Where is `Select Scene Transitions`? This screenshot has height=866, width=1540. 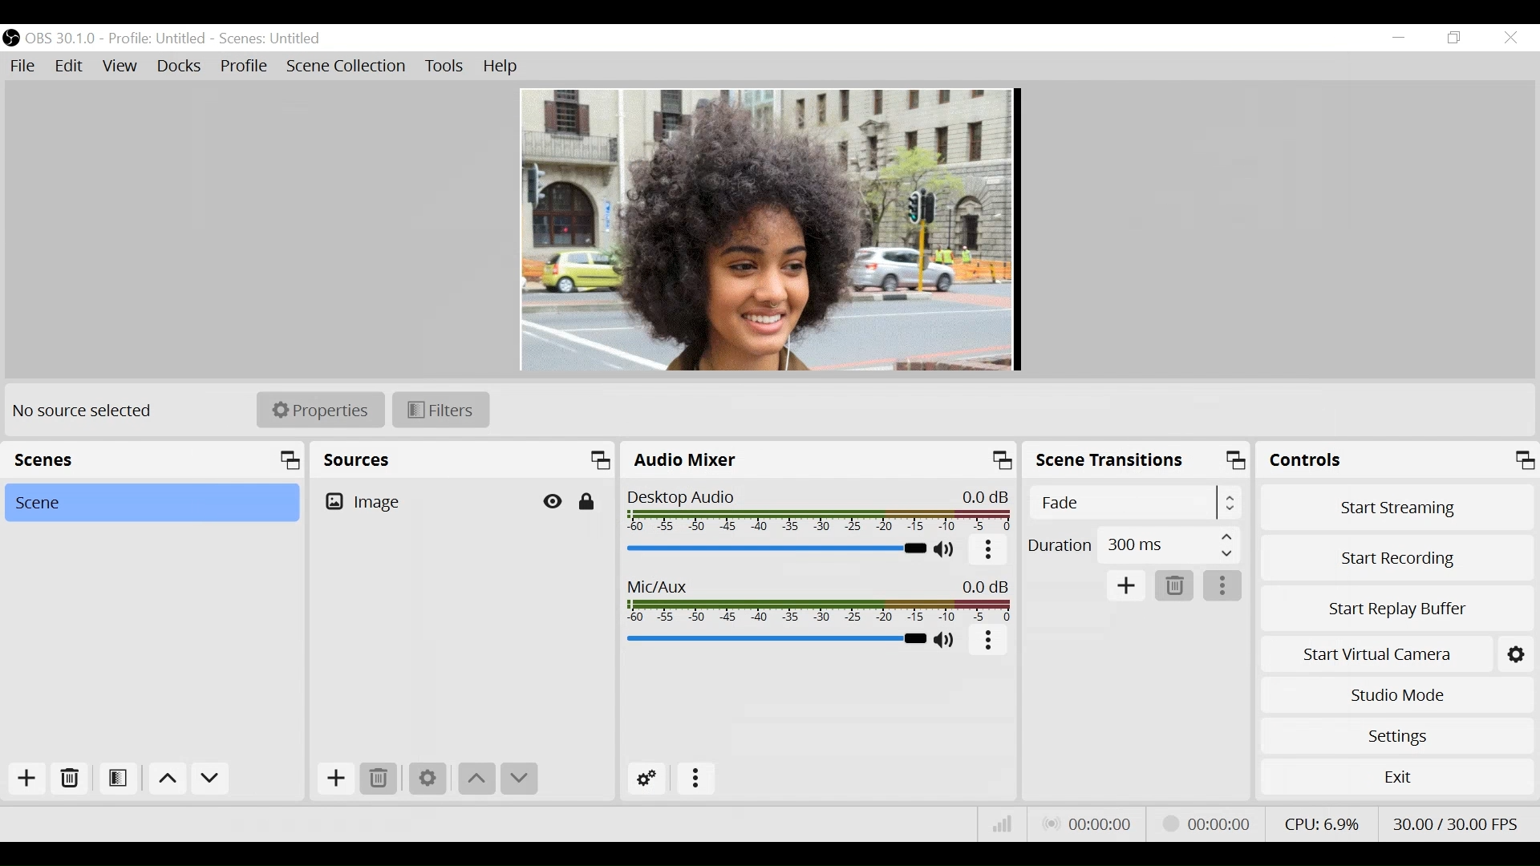 Select Scene Transitions is located at coordinates (1135, 503).